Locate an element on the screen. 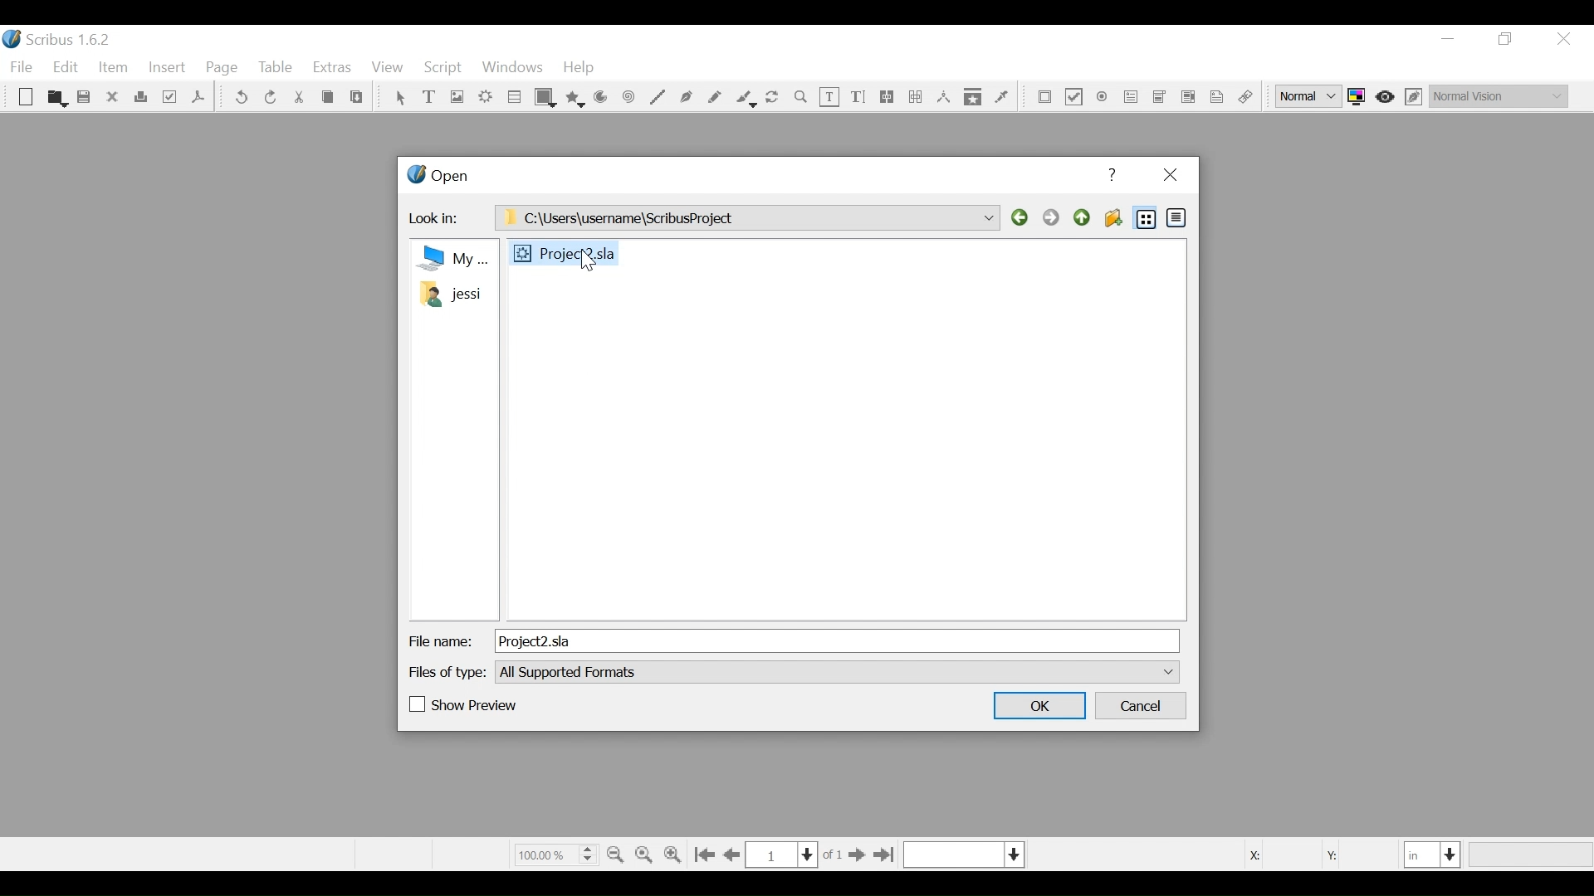 Image resolution: width=1594 pixels, height=896 pixels. Scribus Desktop Icon is located at coordinates (61, 41).